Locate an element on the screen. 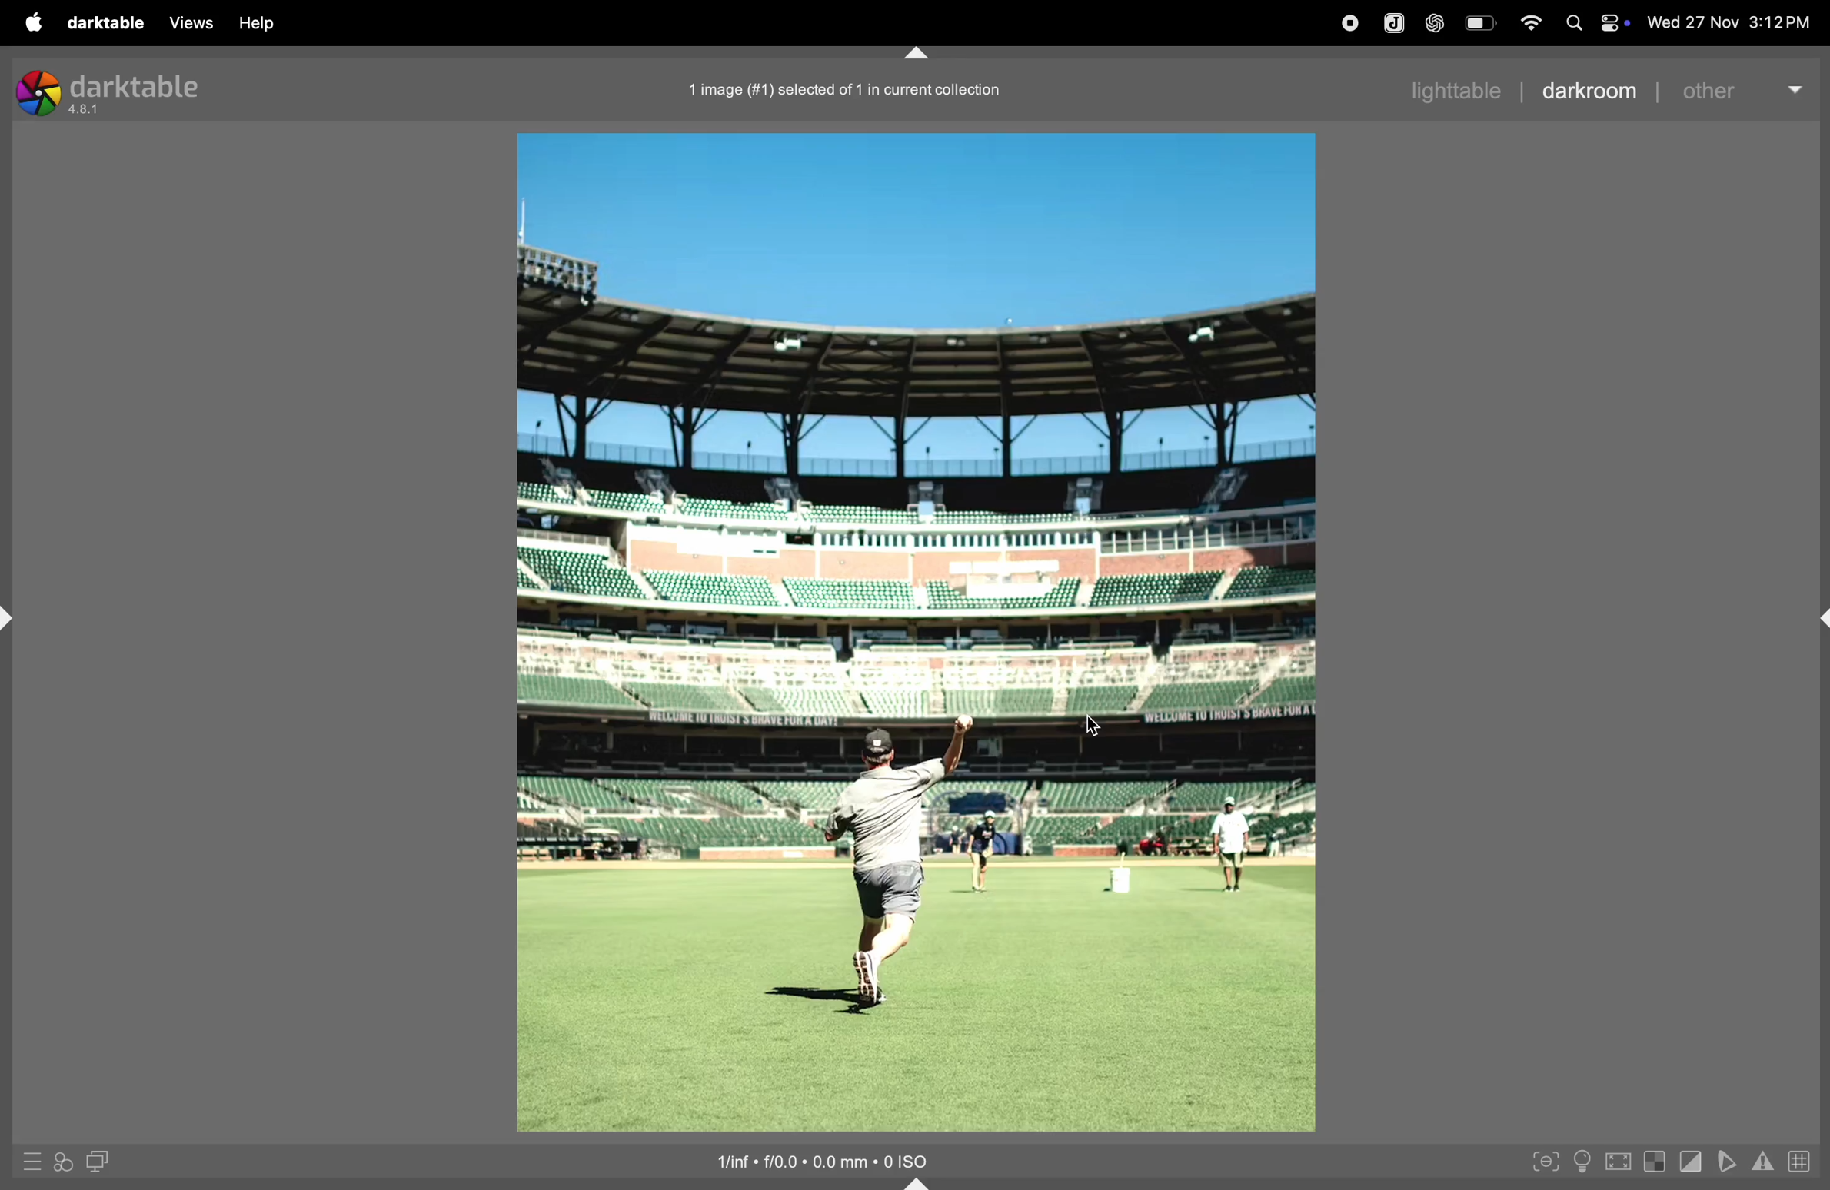 This screenshot has height=1190, width=1830. shift+ctrl+t is located at coordinates (918, 54).